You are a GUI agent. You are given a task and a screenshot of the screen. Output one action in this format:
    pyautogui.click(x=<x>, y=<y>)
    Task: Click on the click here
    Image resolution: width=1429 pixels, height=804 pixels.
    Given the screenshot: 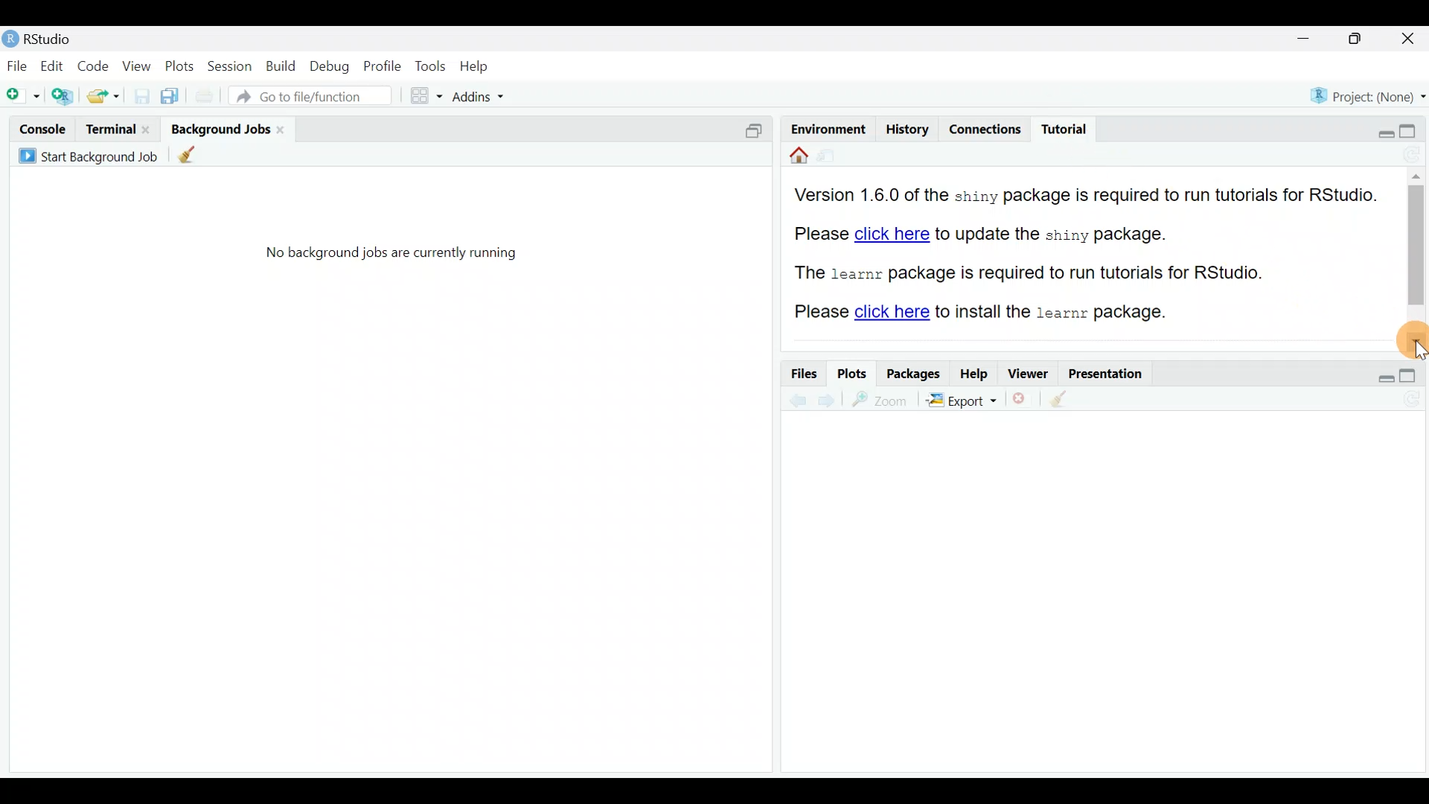 What is the action you would take?
    pyautogui.click(x=890, y=311)
    